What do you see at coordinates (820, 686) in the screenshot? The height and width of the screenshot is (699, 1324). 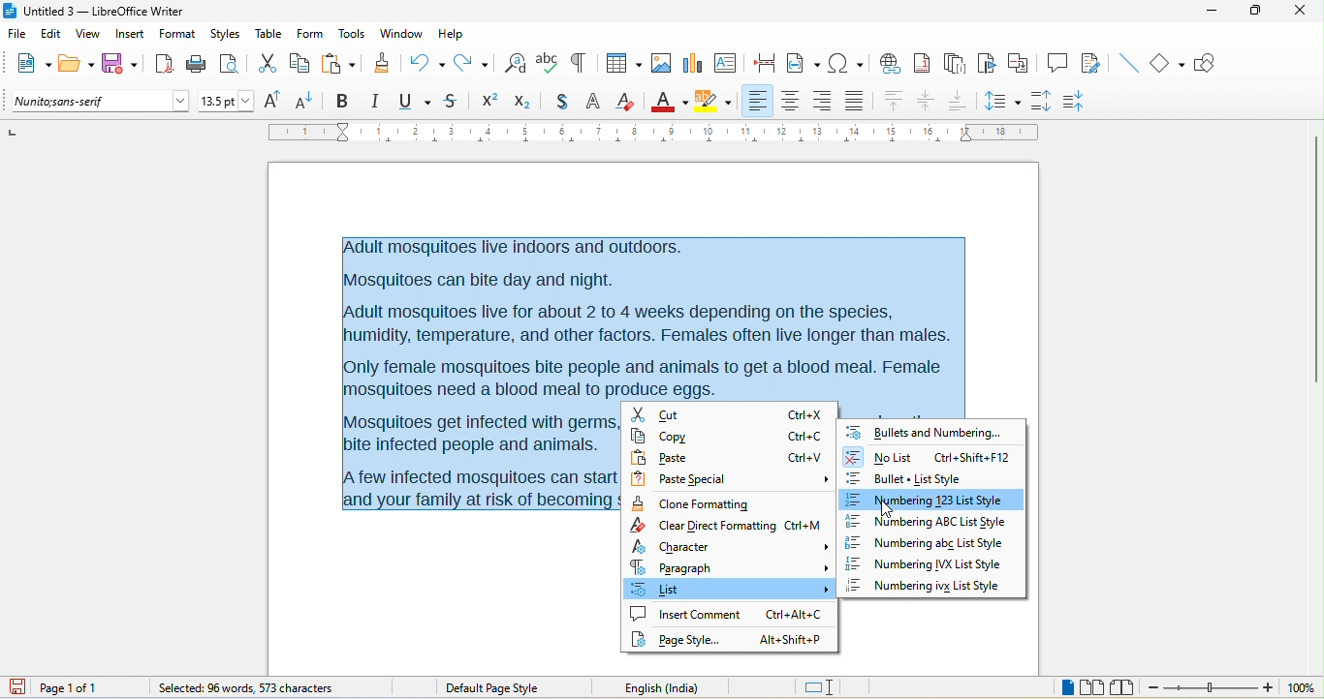 I see `standard selection` at bounding box center [820, 686].